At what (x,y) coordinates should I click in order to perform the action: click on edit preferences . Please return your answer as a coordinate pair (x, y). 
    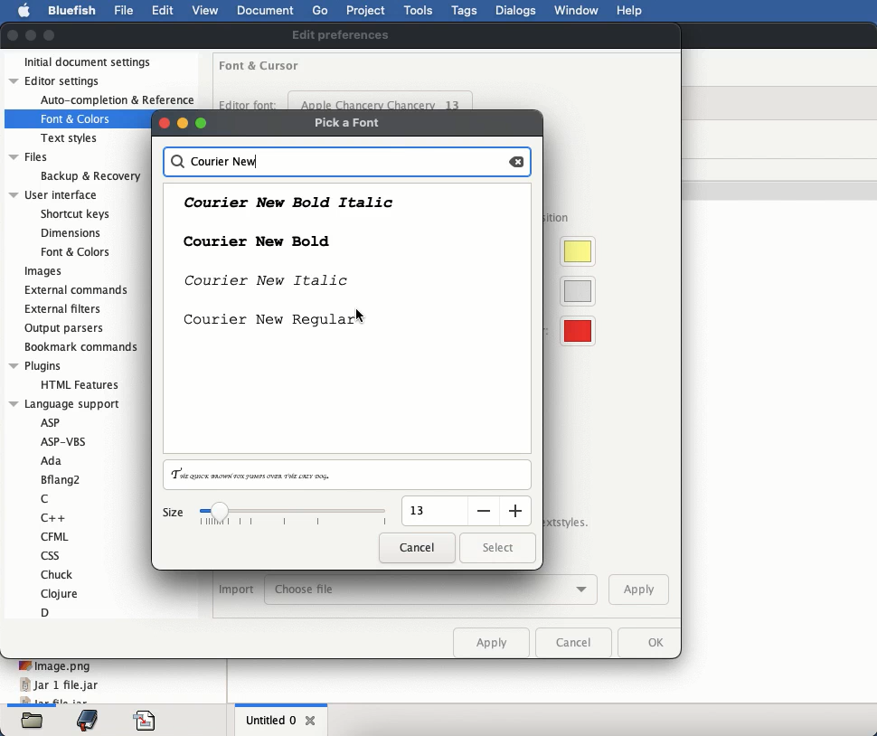
    Looking at the image, I should click on (339, 37).